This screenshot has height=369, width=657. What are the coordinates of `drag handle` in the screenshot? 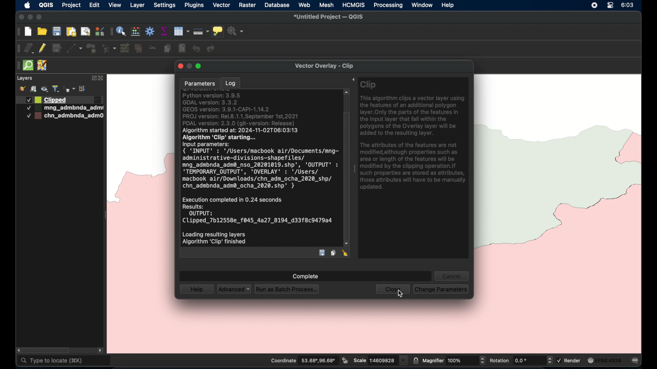 It's located at (18, 66).